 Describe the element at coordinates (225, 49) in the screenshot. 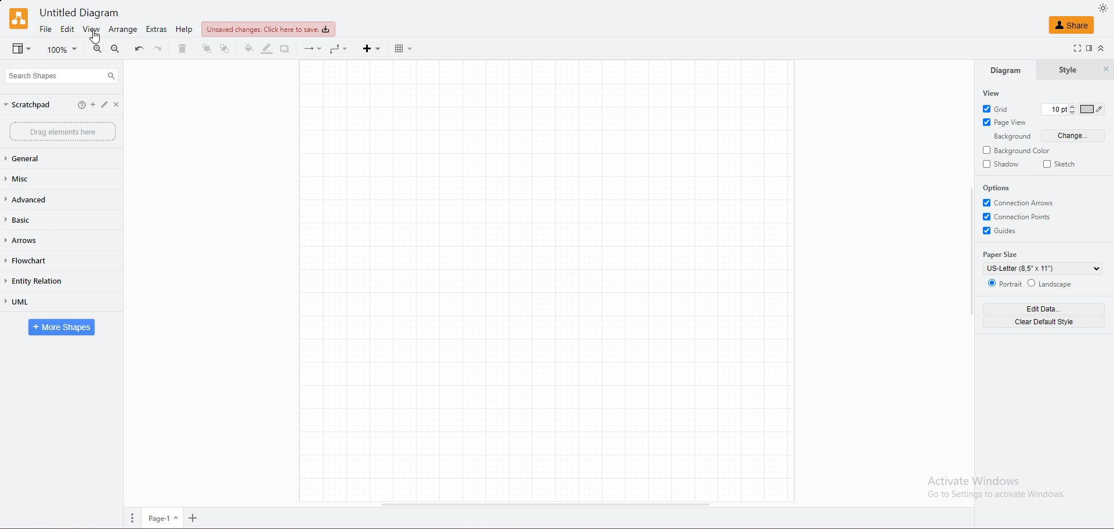

I see `to back` at that location.